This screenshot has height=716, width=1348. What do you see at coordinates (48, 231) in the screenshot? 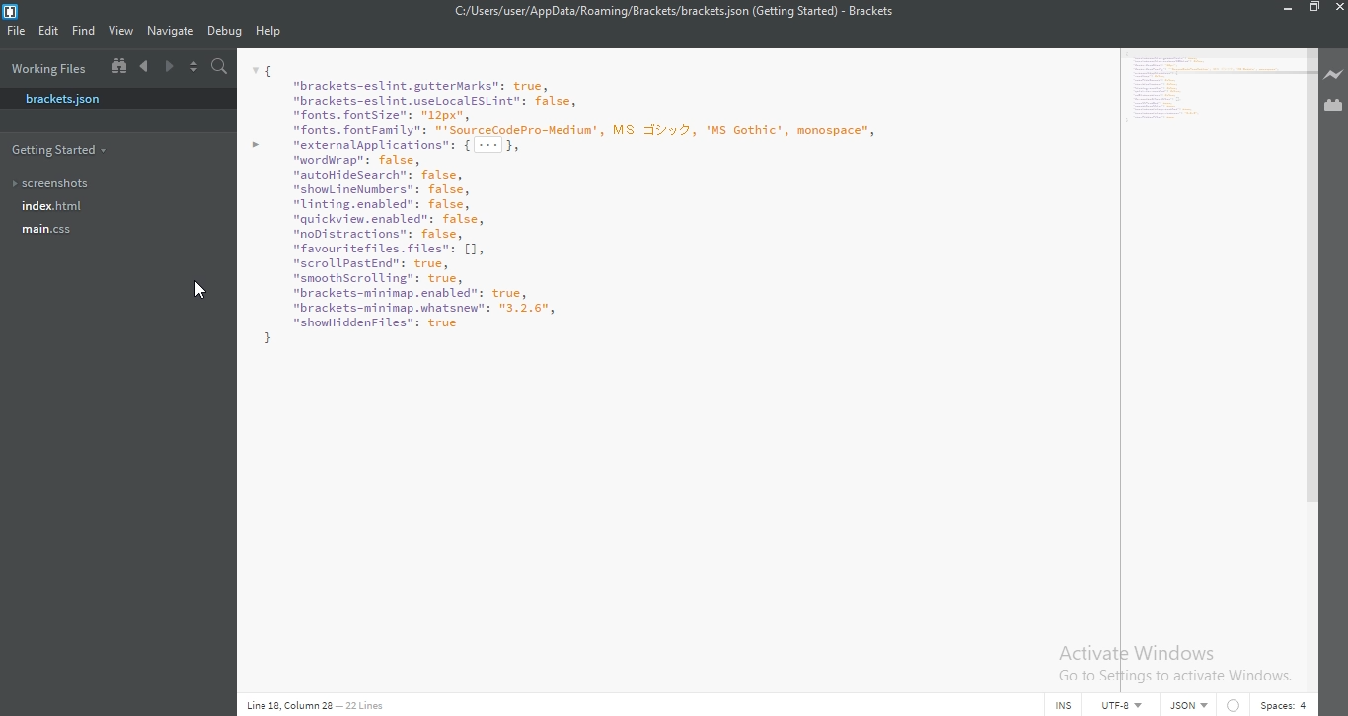
I see `main.css` at bounding box center [48, 231].